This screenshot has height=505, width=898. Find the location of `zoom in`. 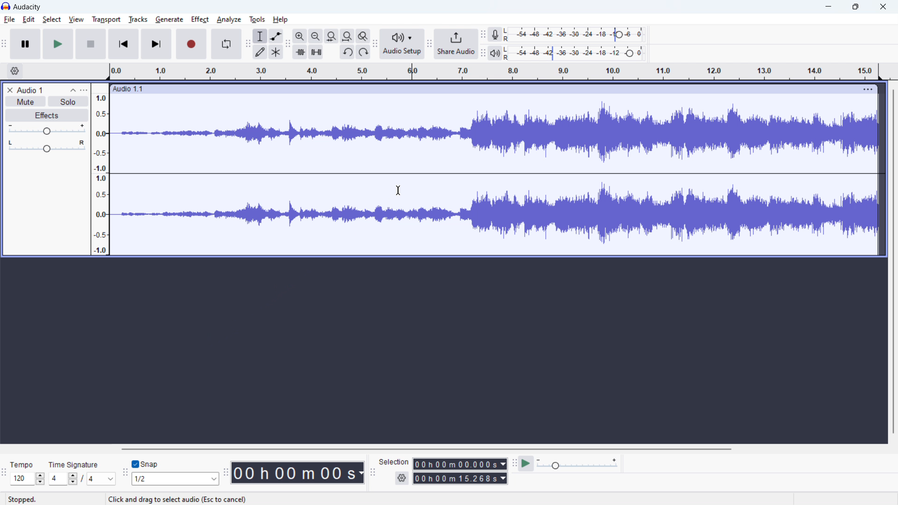

zoom in is located at coordinates (300, 36).